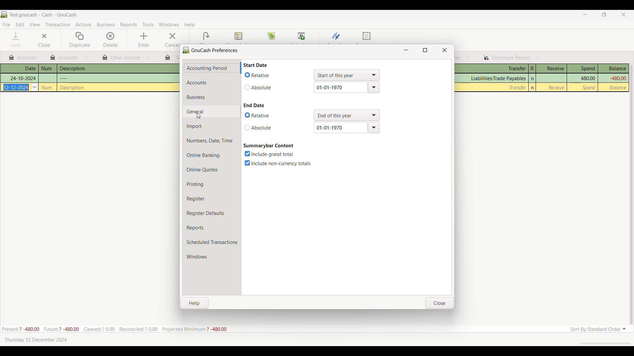  Describe the element at coordinates (336, 36) in the screenshot. I see `Transfer` at that location.